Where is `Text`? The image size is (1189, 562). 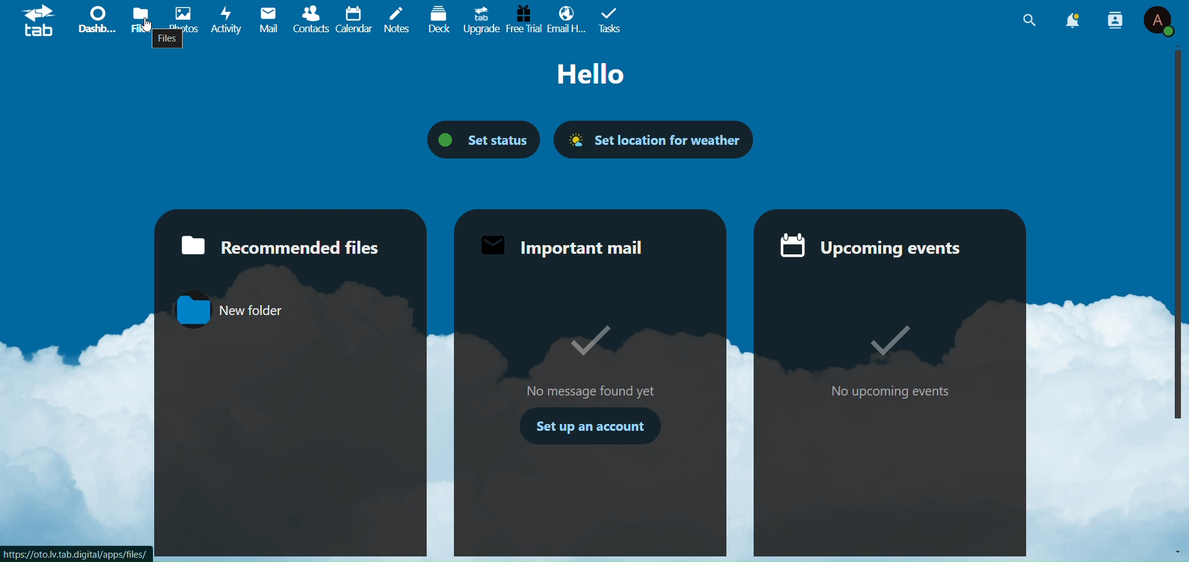 Text is located at coordinates (899, 355).